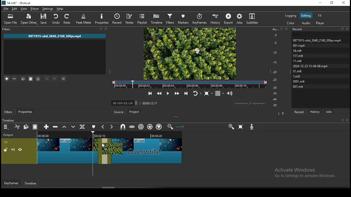  I want to click on fx, so click(320, 16).